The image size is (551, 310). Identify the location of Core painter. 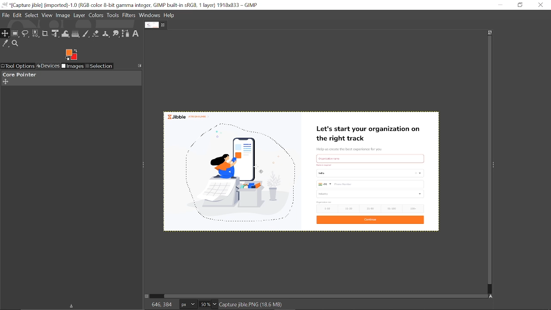
(19, 74).